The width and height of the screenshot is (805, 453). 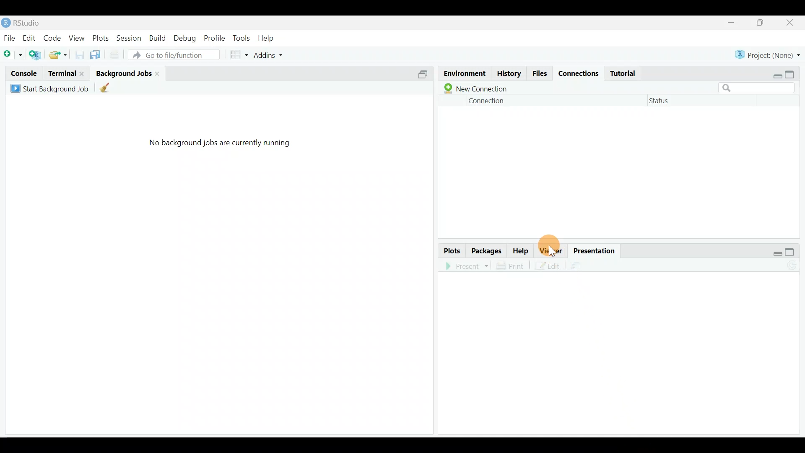 I want to click on Terminal, so click(x=61, y=73).